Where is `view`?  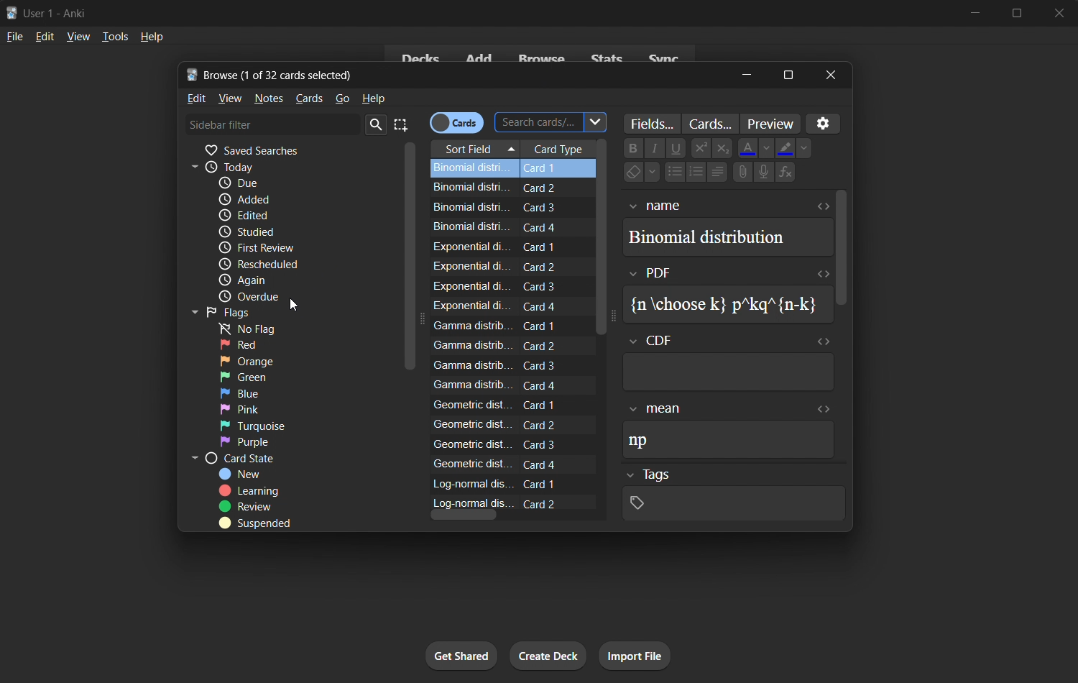 view is located at coordinates (79, 36).